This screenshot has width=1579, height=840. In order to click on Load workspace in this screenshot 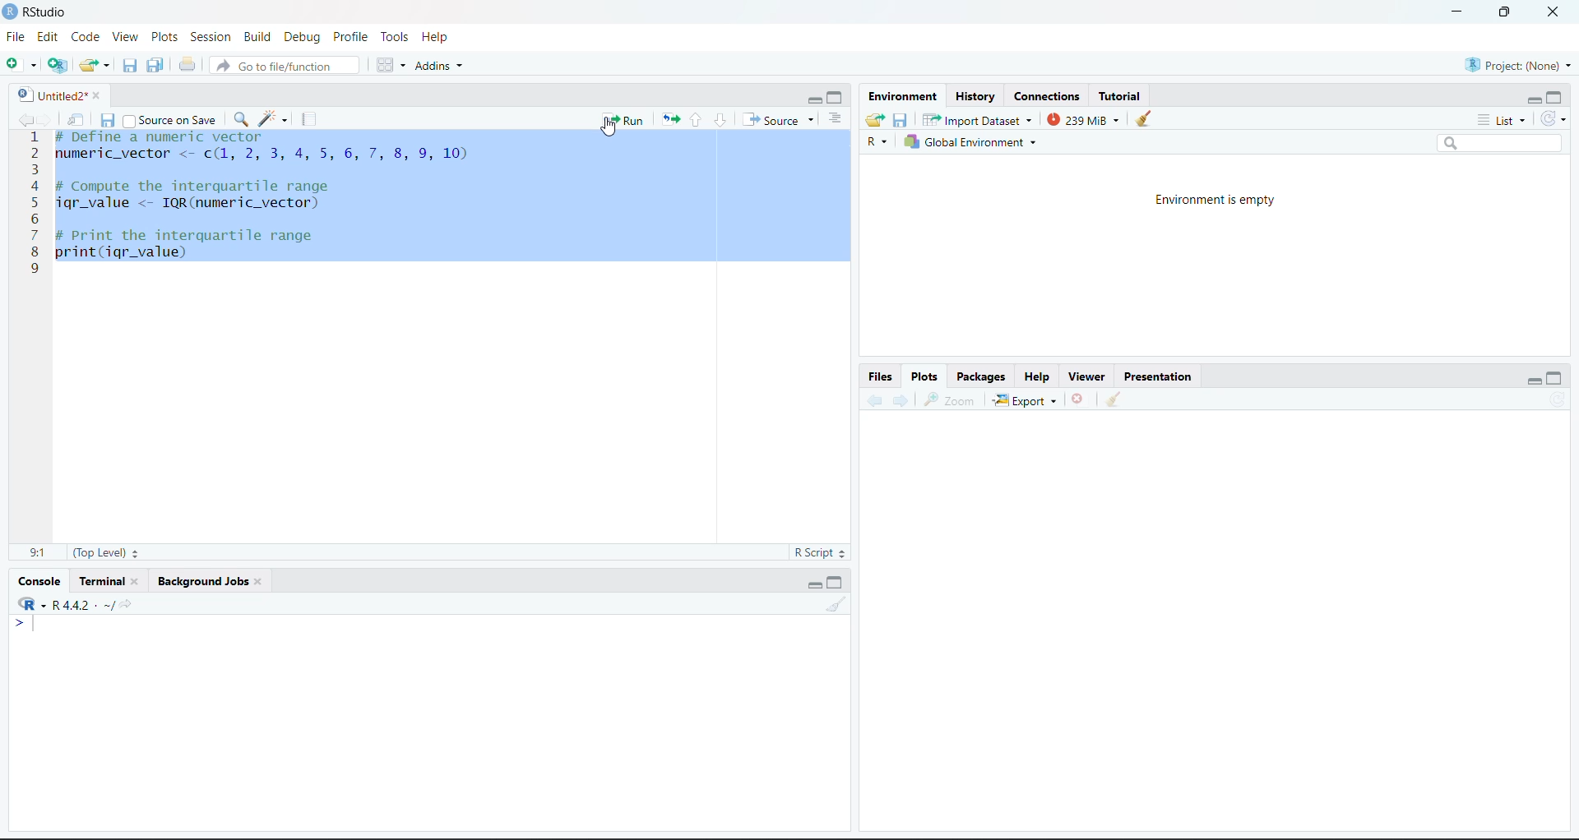, I will do `click(875, 122)`.